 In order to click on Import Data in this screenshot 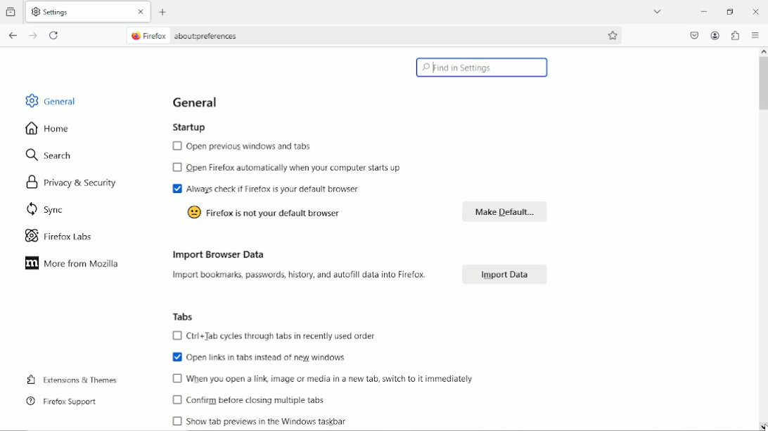, I will do `click(504, 274)`.